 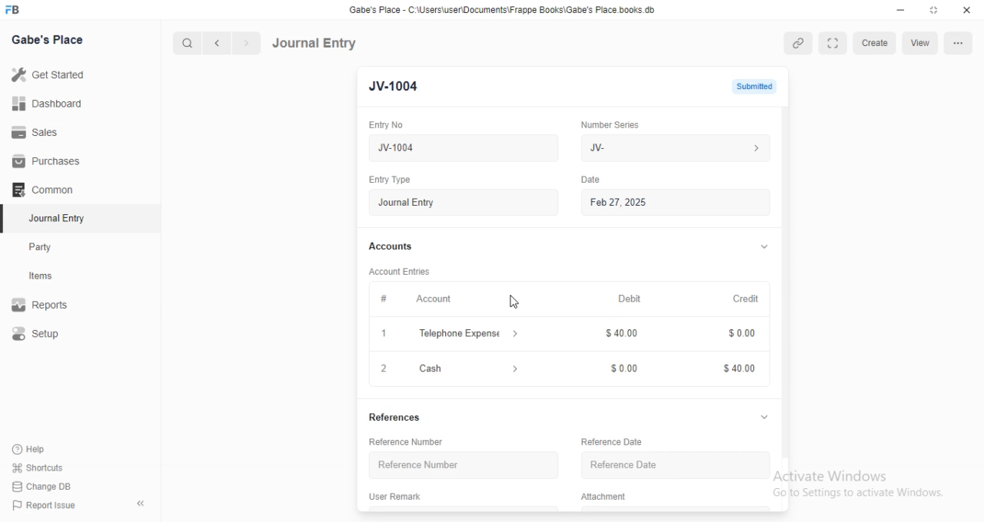 I want to click on New Journal Entry 02, so click(x=465, y=148).